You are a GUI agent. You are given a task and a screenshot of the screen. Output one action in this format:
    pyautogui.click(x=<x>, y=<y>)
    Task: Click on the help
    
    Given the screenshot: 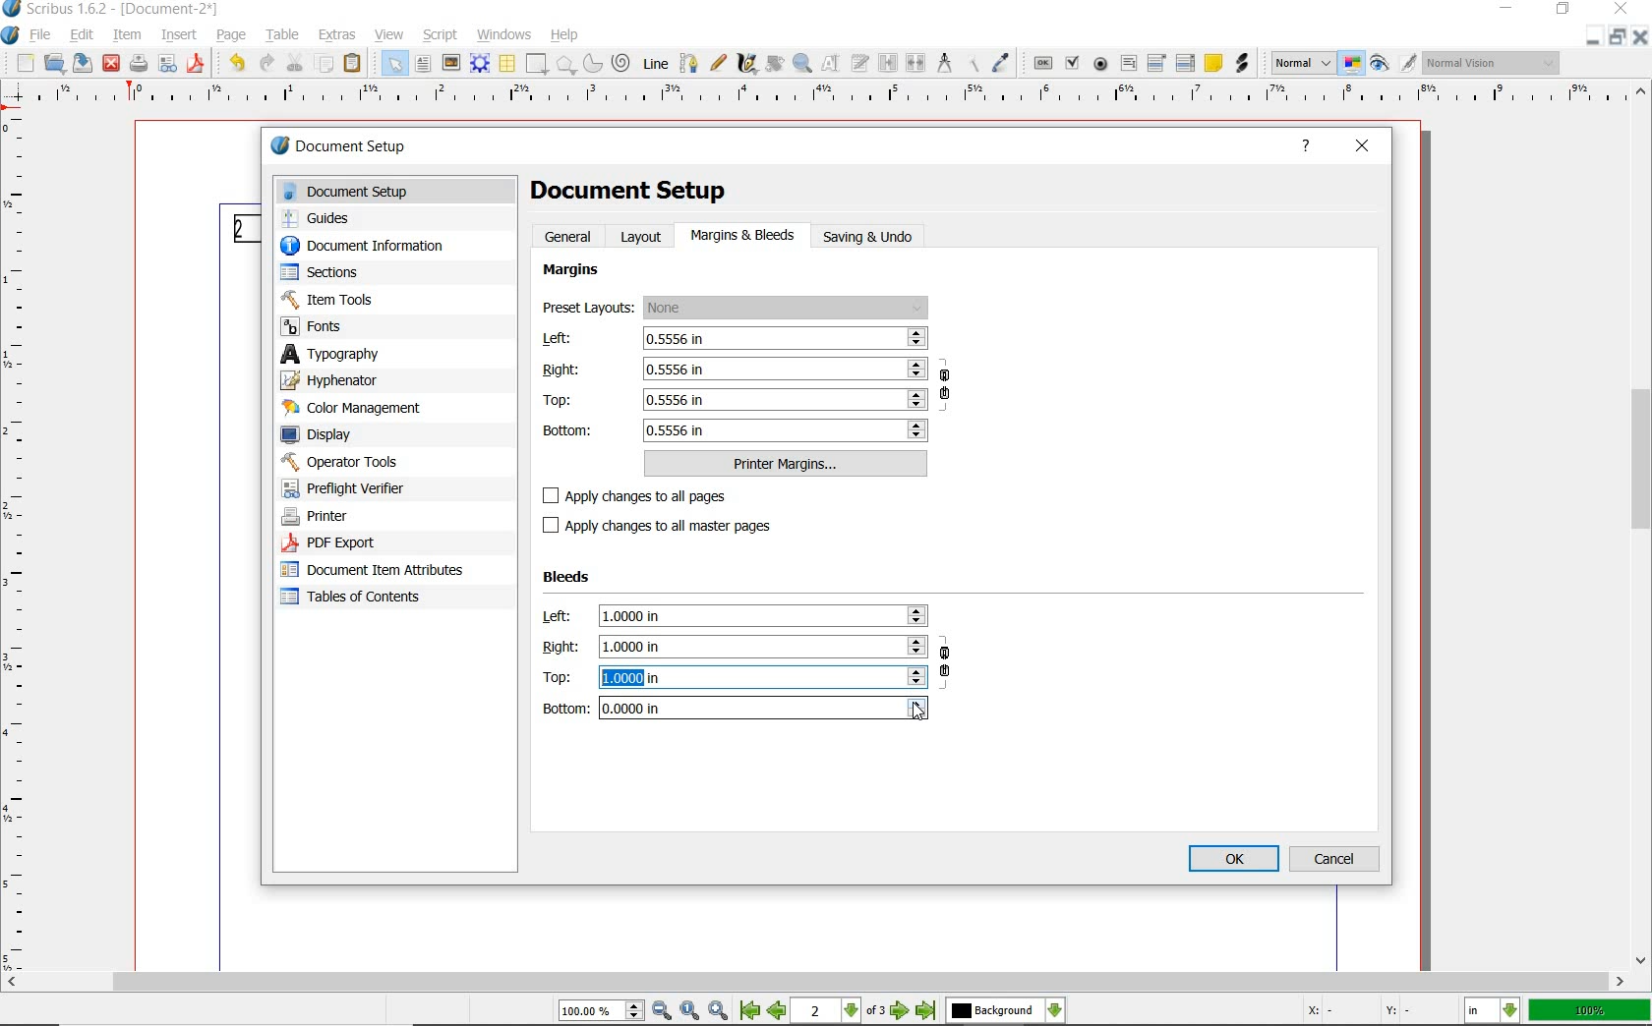 What is the action you would take?
    pyautogui.click(x=565, y=36)
    